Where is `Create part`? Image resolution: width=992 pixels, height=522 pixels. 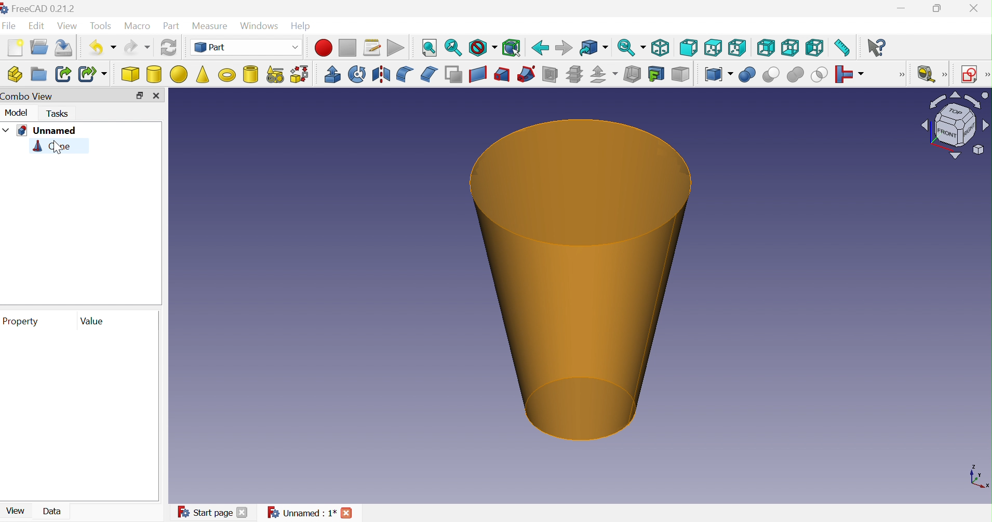 Create part is located at coordinates (15, 73).